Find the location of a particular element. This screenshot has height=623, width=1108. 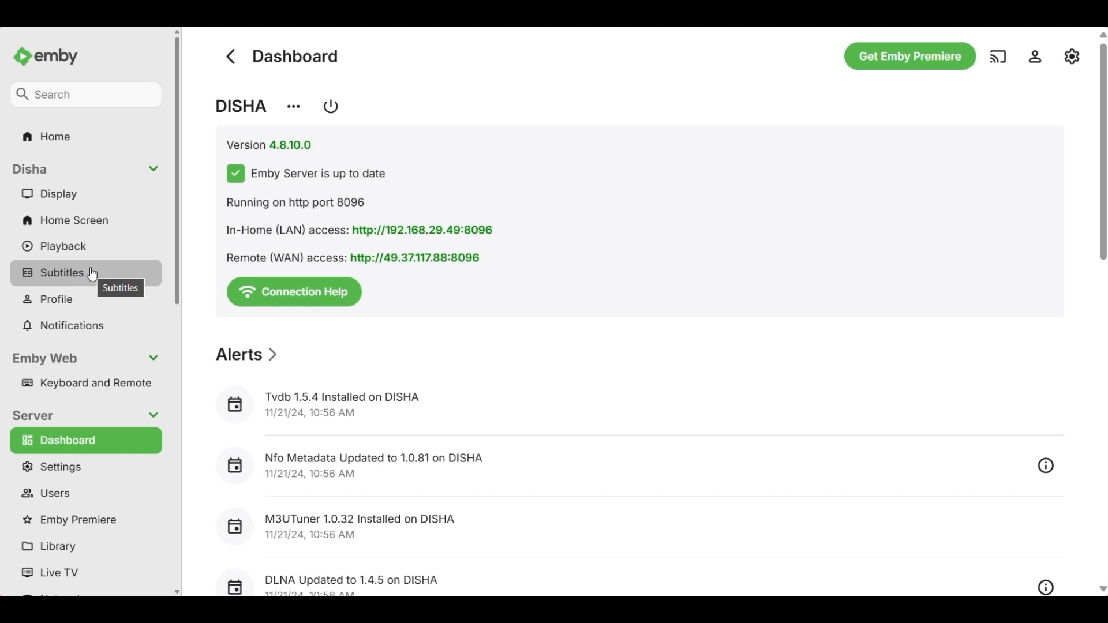

 is located at coordinates (1073, 55).